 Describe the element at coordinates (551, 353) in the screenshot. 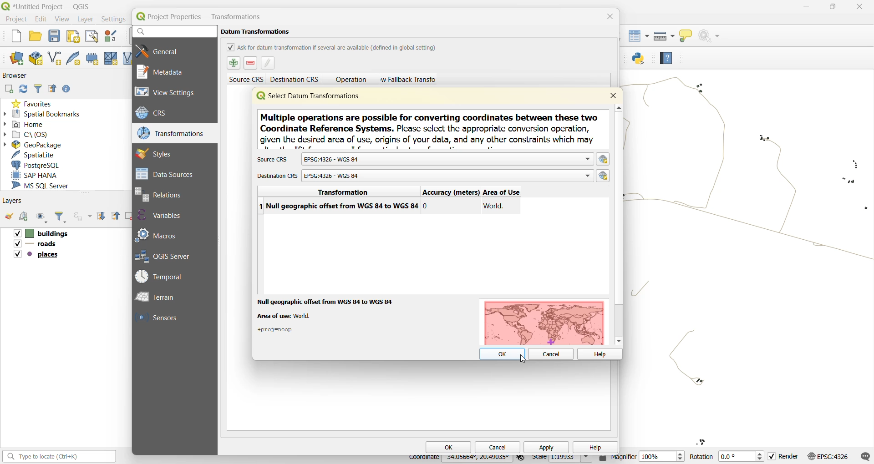

I see `cancel` at that location.